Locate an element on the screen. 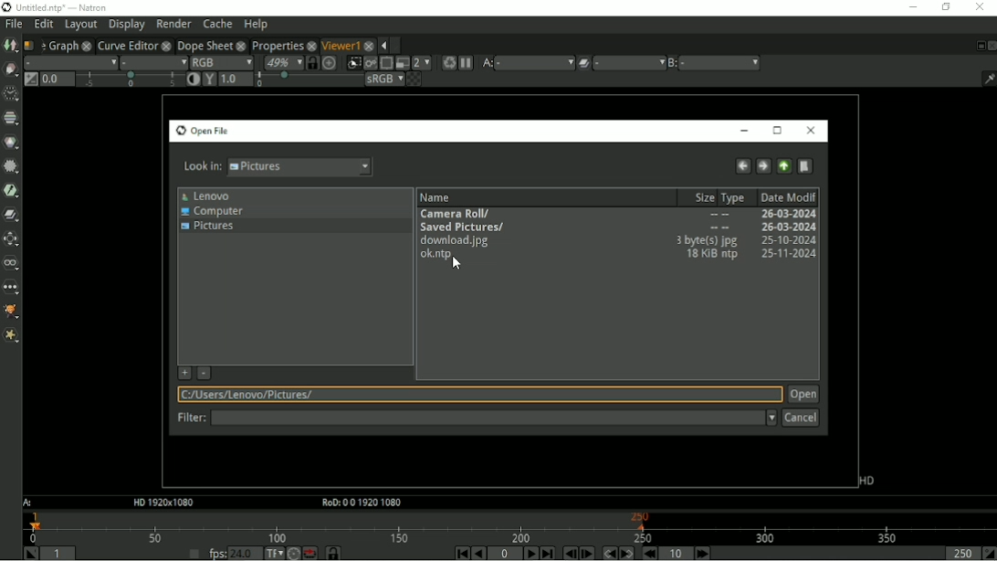  Layout is located at coordinates (80, 25).